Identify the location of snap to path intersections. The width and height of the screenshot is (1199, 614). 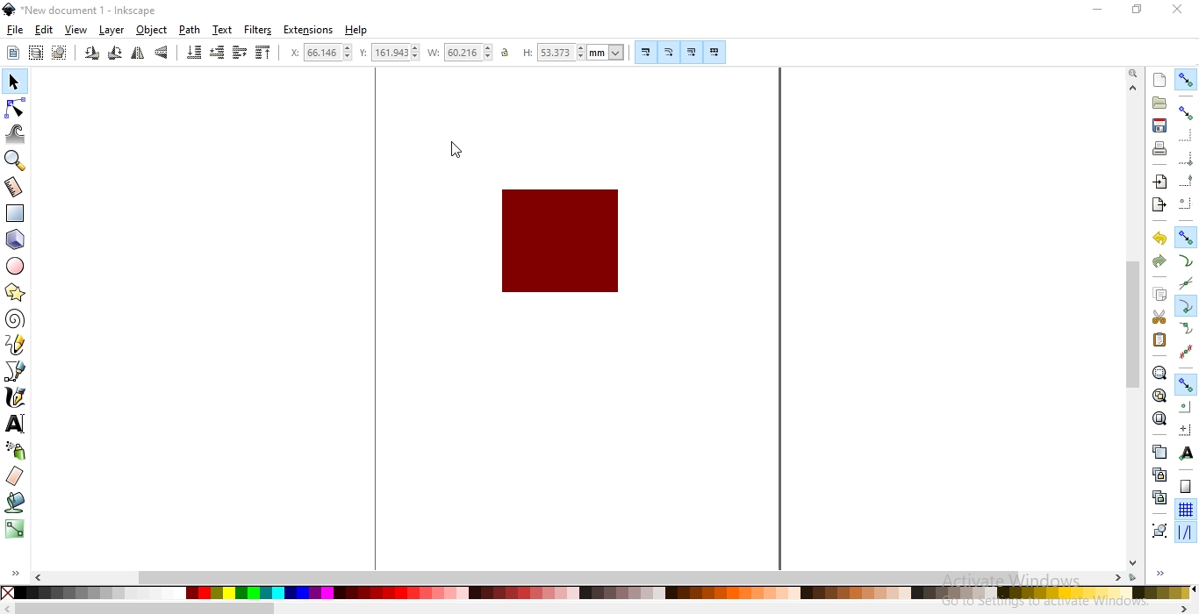
(1185, 284).